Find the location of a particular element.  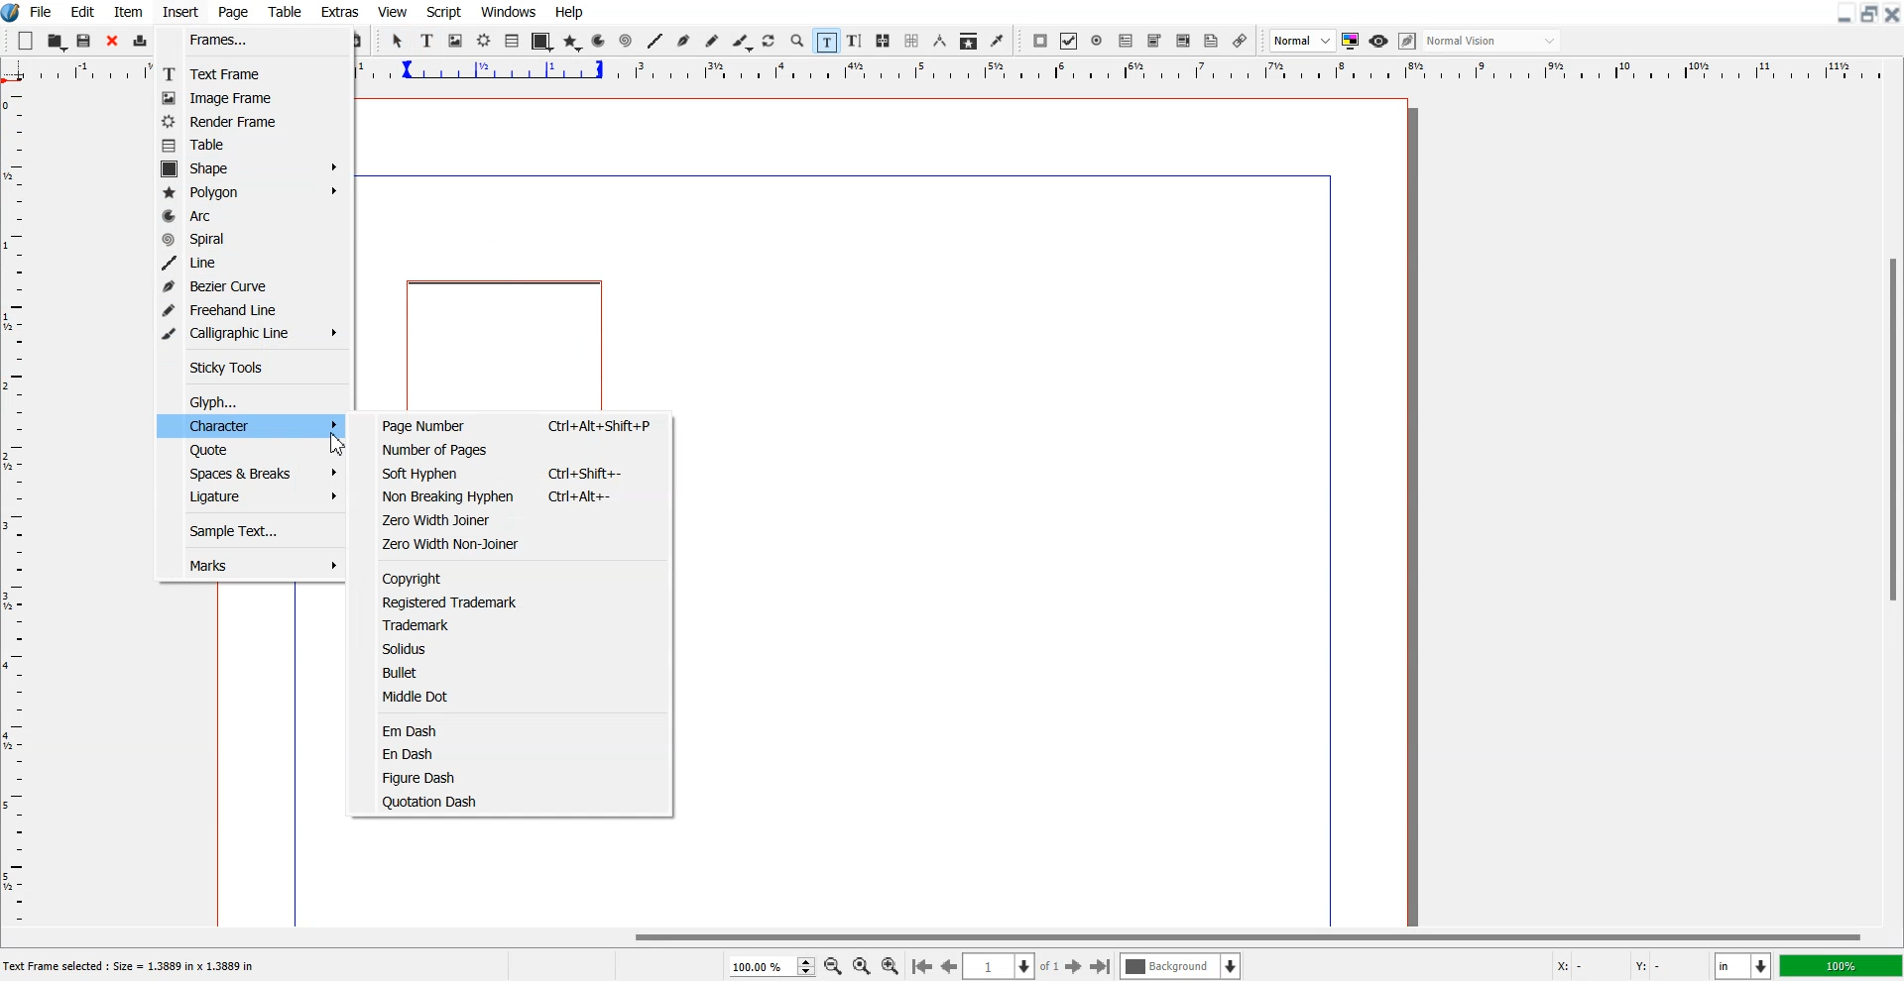

Text is located at coordinates (136, 967).